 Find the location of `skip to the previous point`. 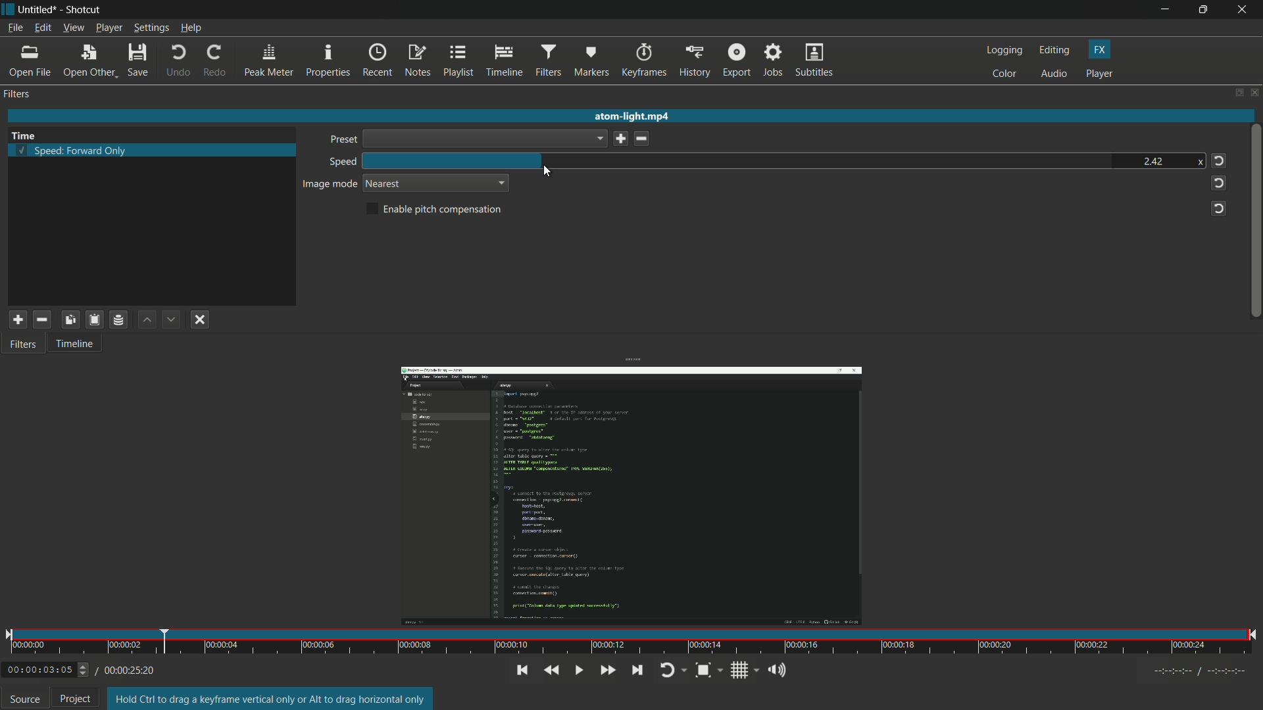

skip to the previous point is located at coordinates (520, 671).